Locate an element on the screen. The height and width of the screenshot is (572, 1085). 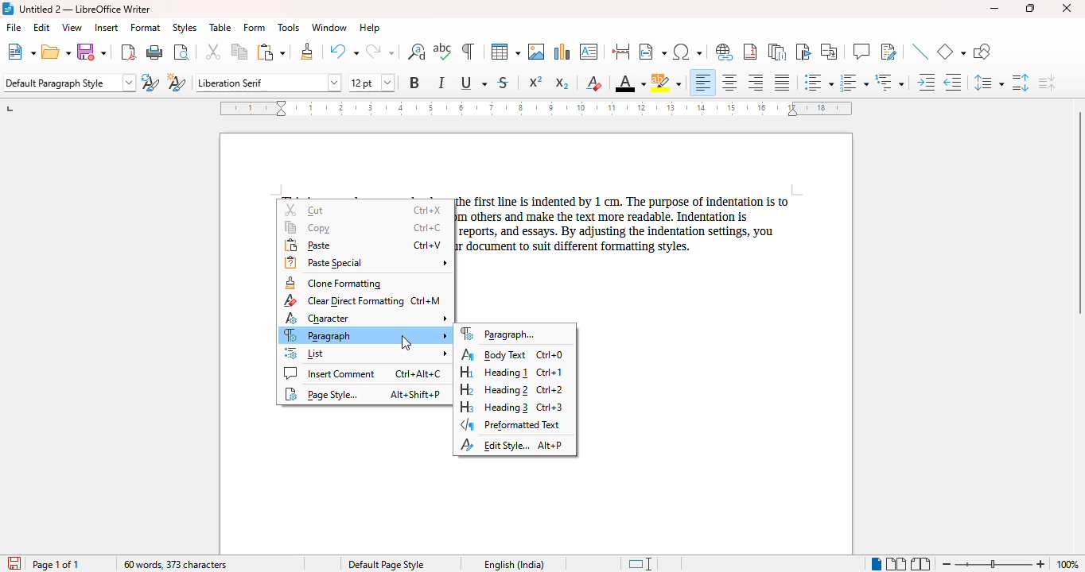
redo is located at coordinates (379, 51).